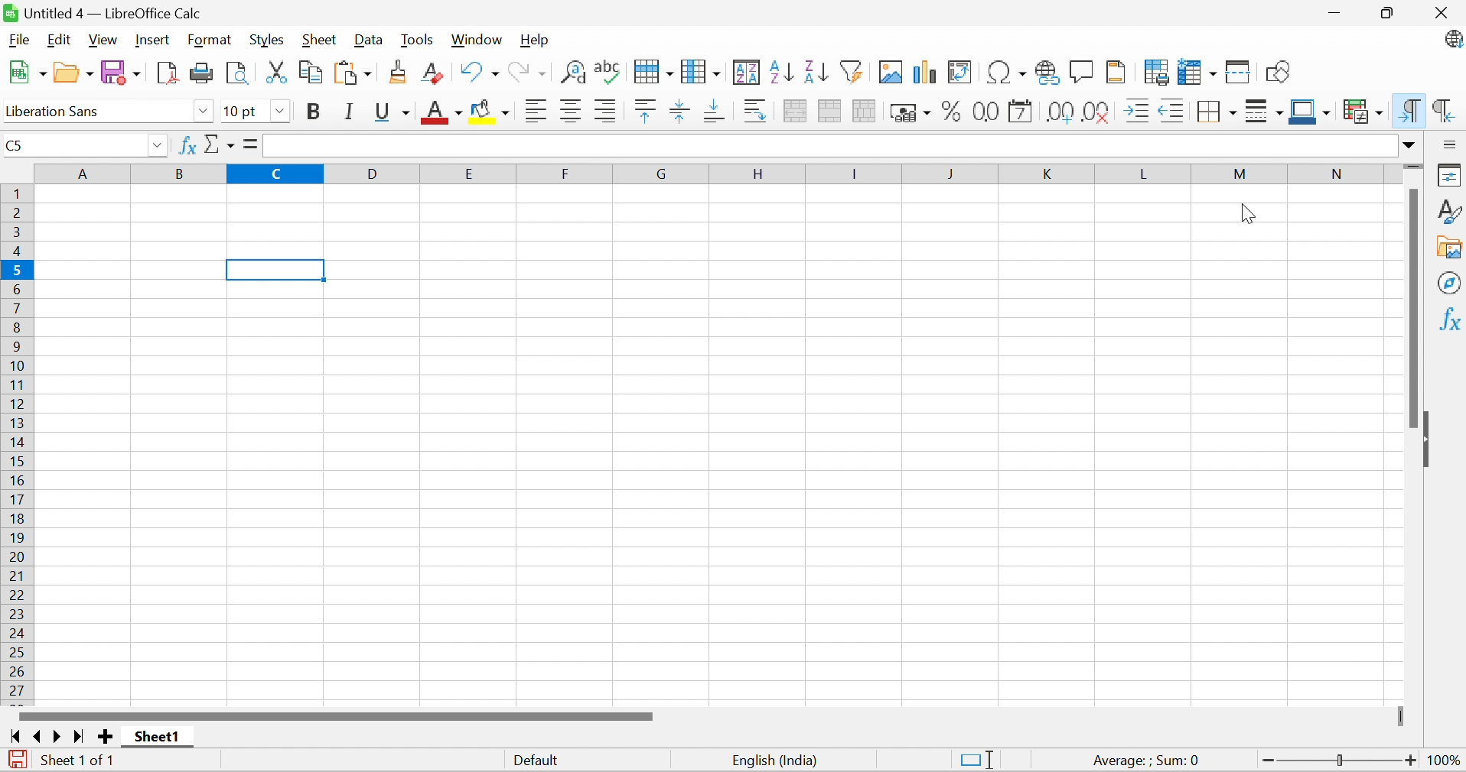  Describe the element at coordinates (491, 112) in the screenshot. I see `Background color` at that location.